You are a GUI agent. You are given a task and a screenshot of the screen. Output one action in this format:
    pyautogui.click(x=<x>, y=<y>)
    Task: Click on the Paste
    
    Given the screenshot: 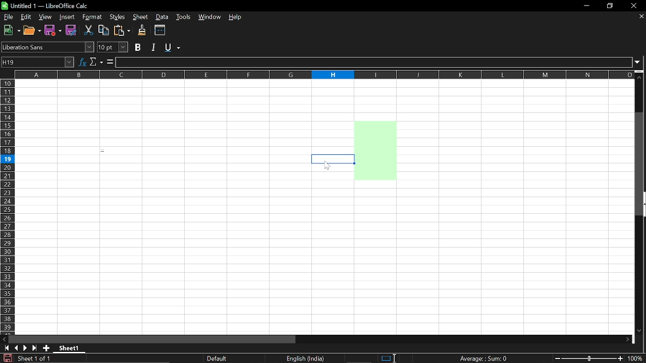 What is the action you would take?
    pyautogui.click(x=123, y=30)
    